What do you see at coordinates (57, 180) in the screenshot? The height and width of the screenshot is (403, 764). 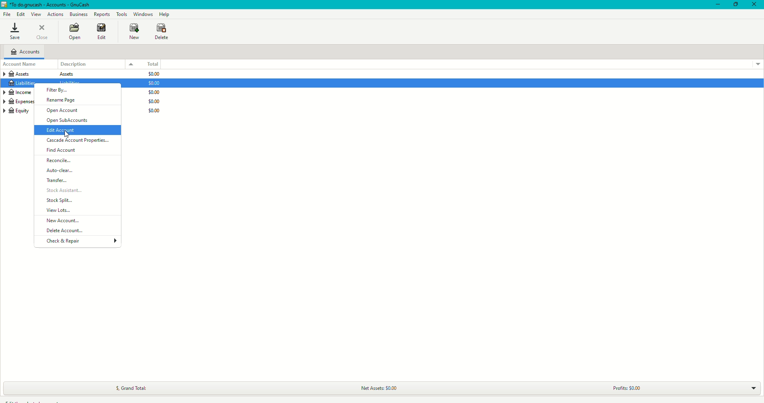 I see `Transfer` at bounding box center [57, 180].